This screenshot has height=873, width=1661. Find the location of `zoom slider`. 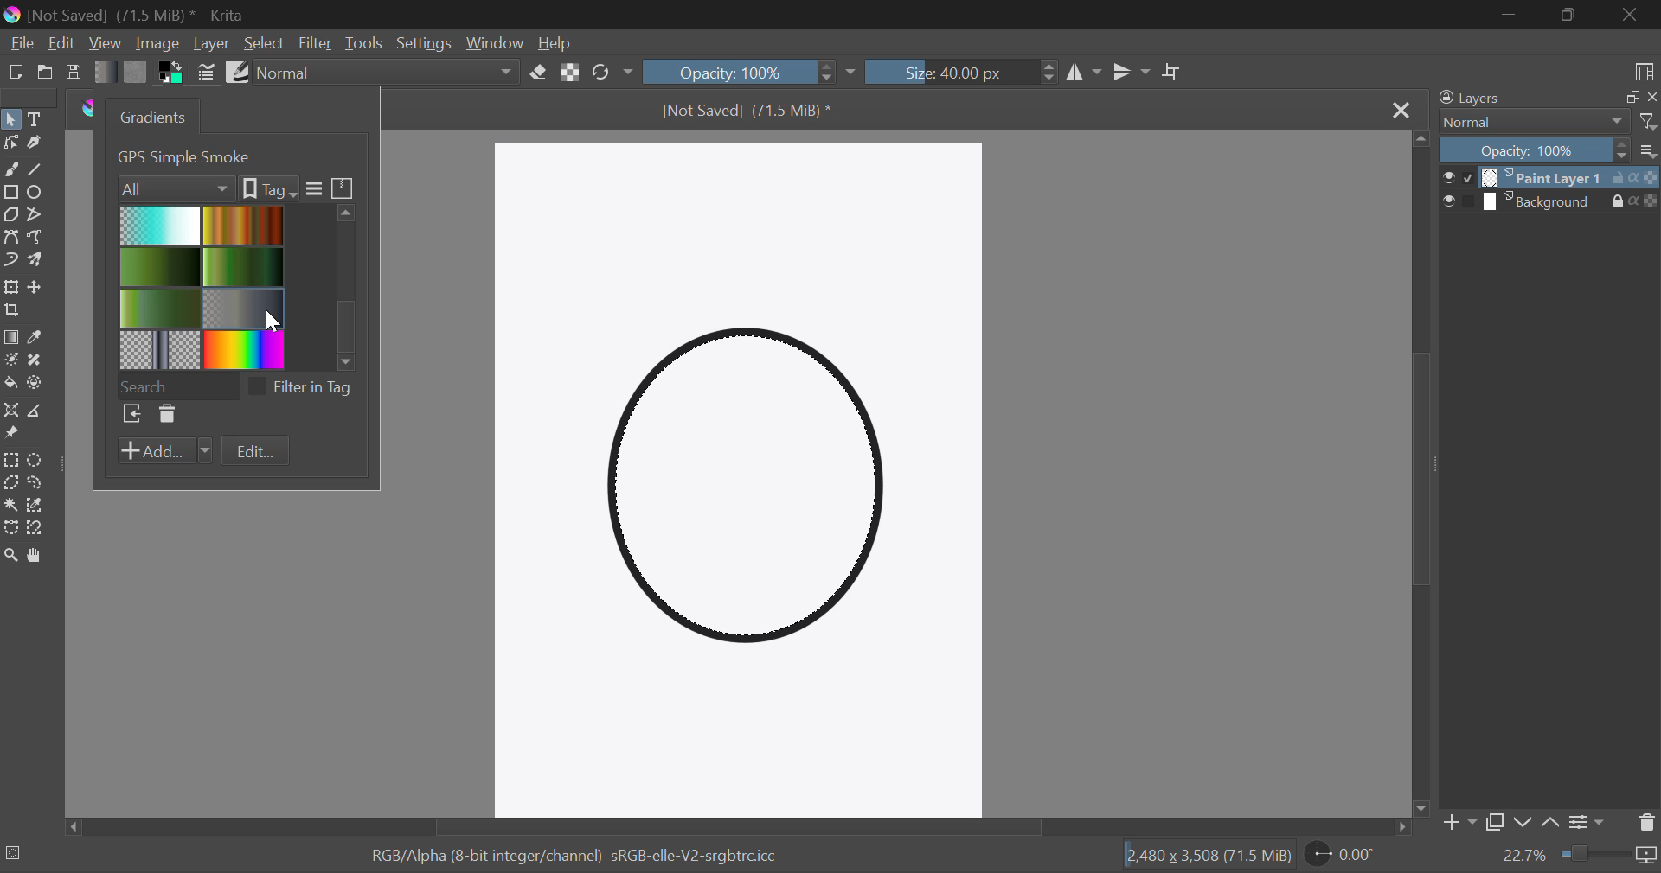

zoom slider is located at coordinates (1596, 852).